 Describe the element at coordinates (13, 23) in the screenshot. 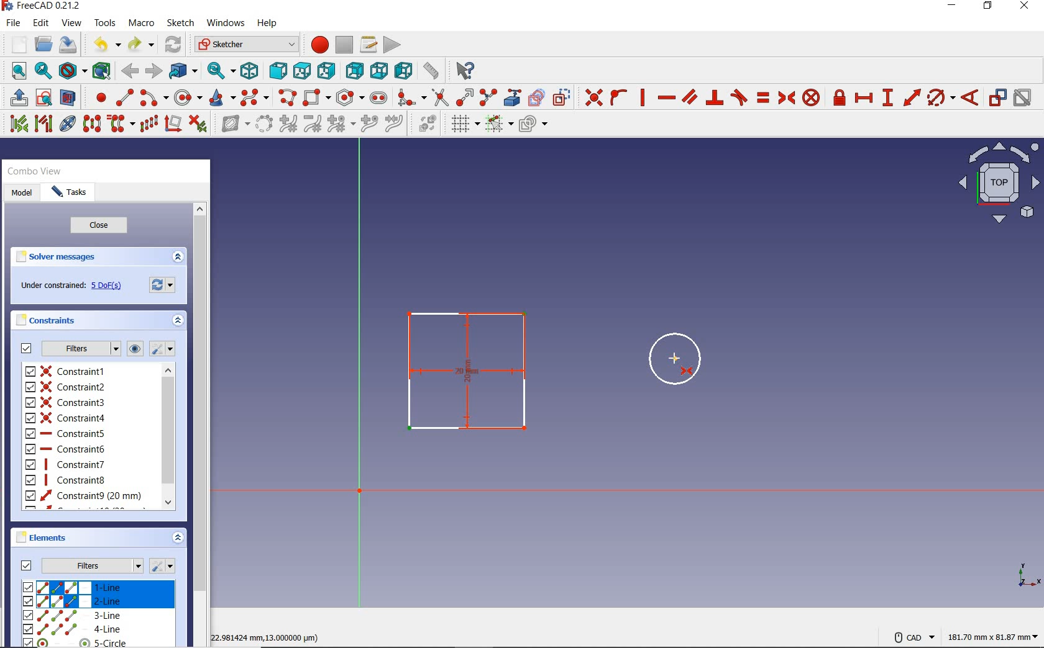

I see `file` at that location.